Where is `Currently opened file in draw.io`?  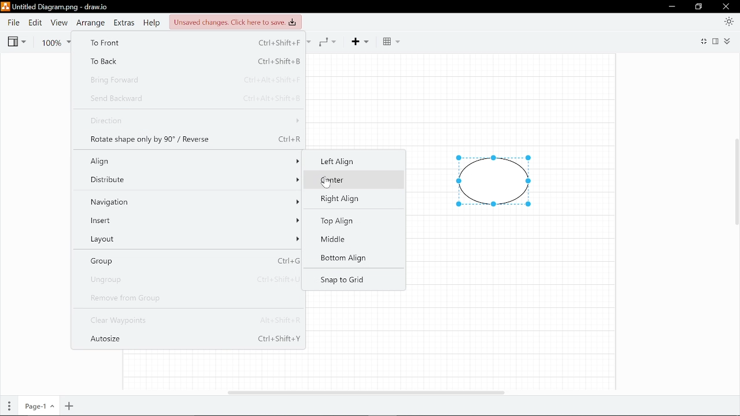
Currently opened file in draw.io is located at coordinates (57, 8).